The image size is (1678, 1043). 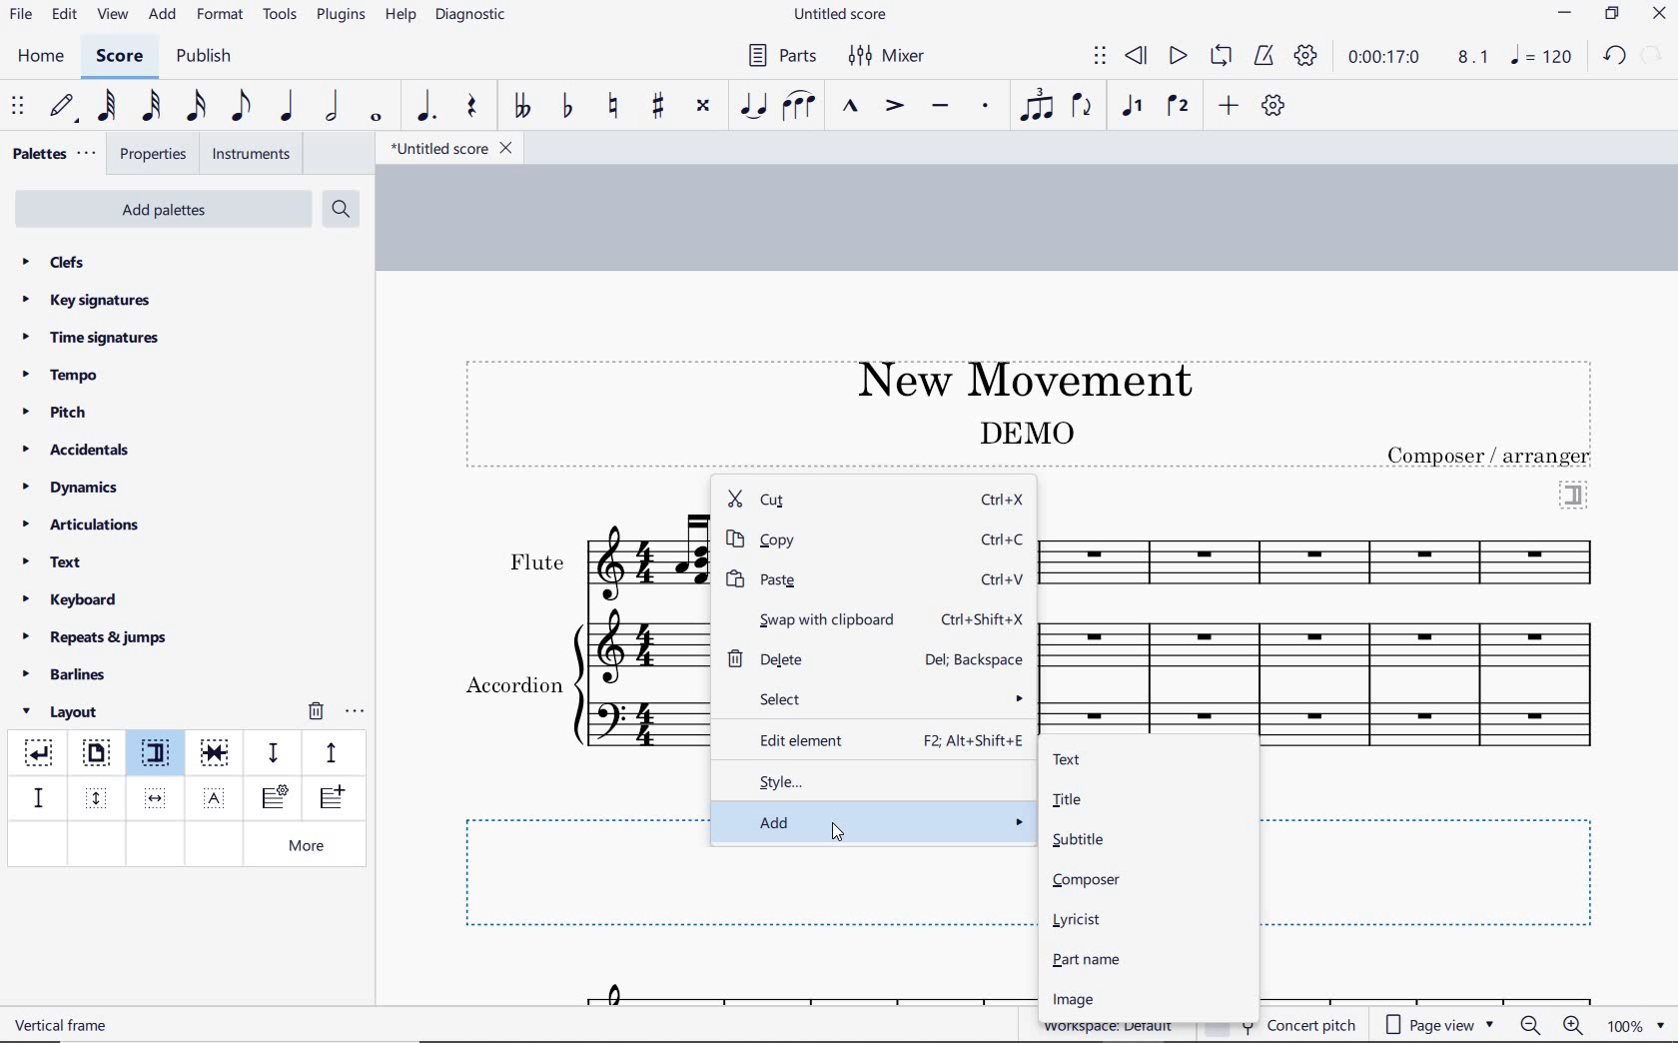 What do you see at coordinates (95, 634) in the screenshot?
I see `repeats & jumps` at bounding box center [95, 634].